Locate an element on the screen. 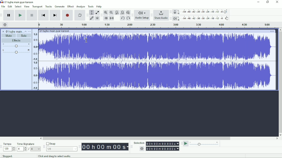 The width and height of the screenshot is (282, 158). Tools is located at coordinates (91, 6).